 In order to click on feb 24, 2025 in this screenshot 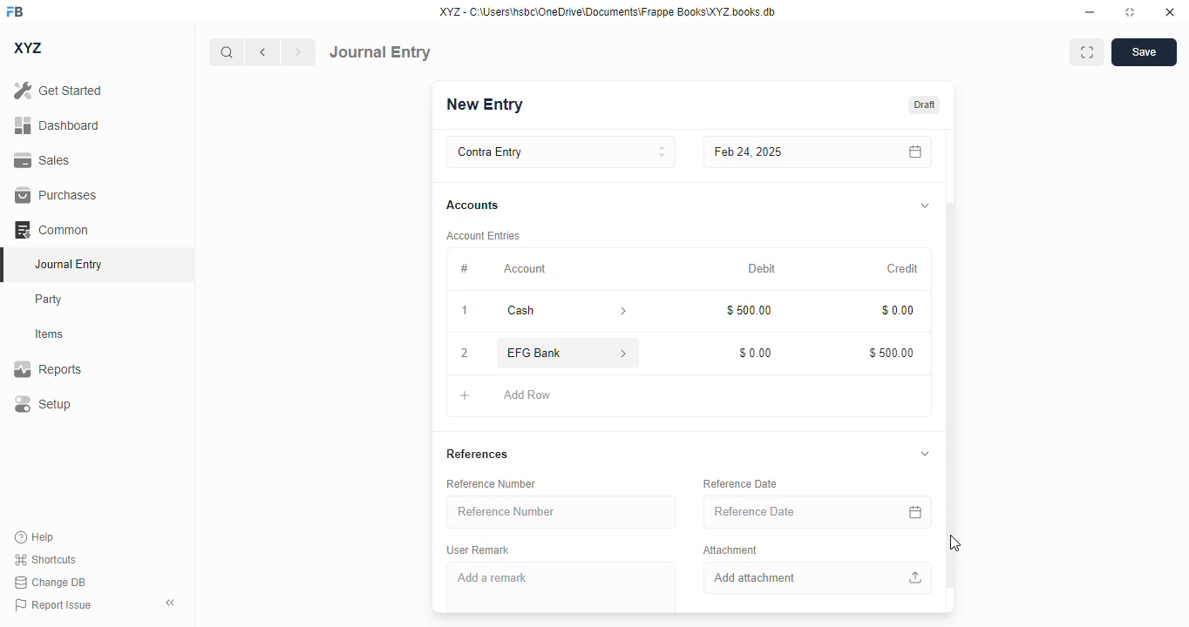, I will do `click(779, 152)`.